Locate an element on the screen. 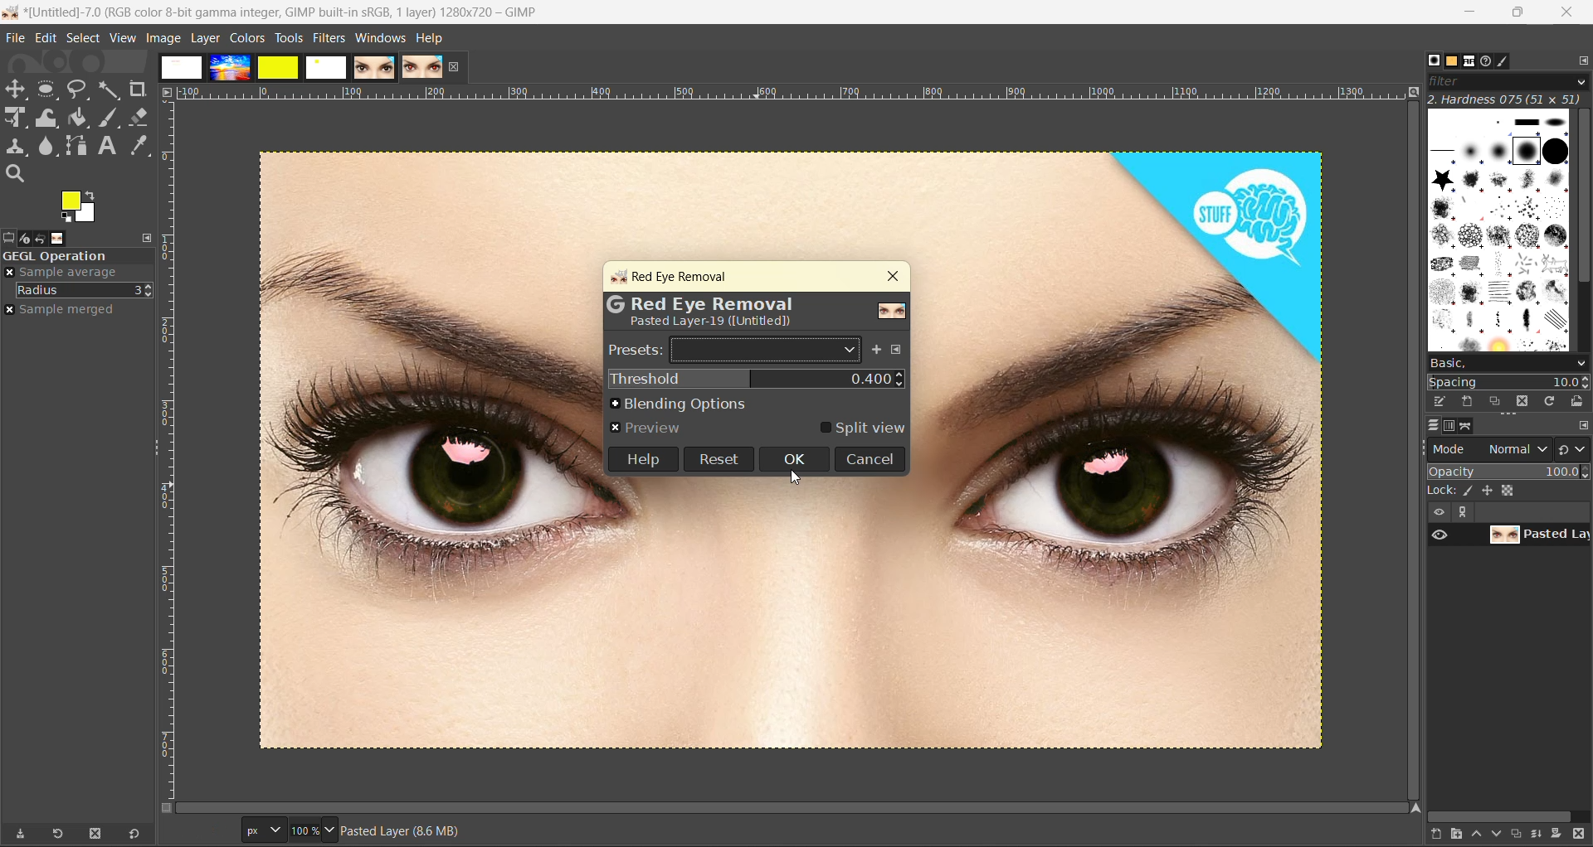  ruler is located at coordinates (784, 92).